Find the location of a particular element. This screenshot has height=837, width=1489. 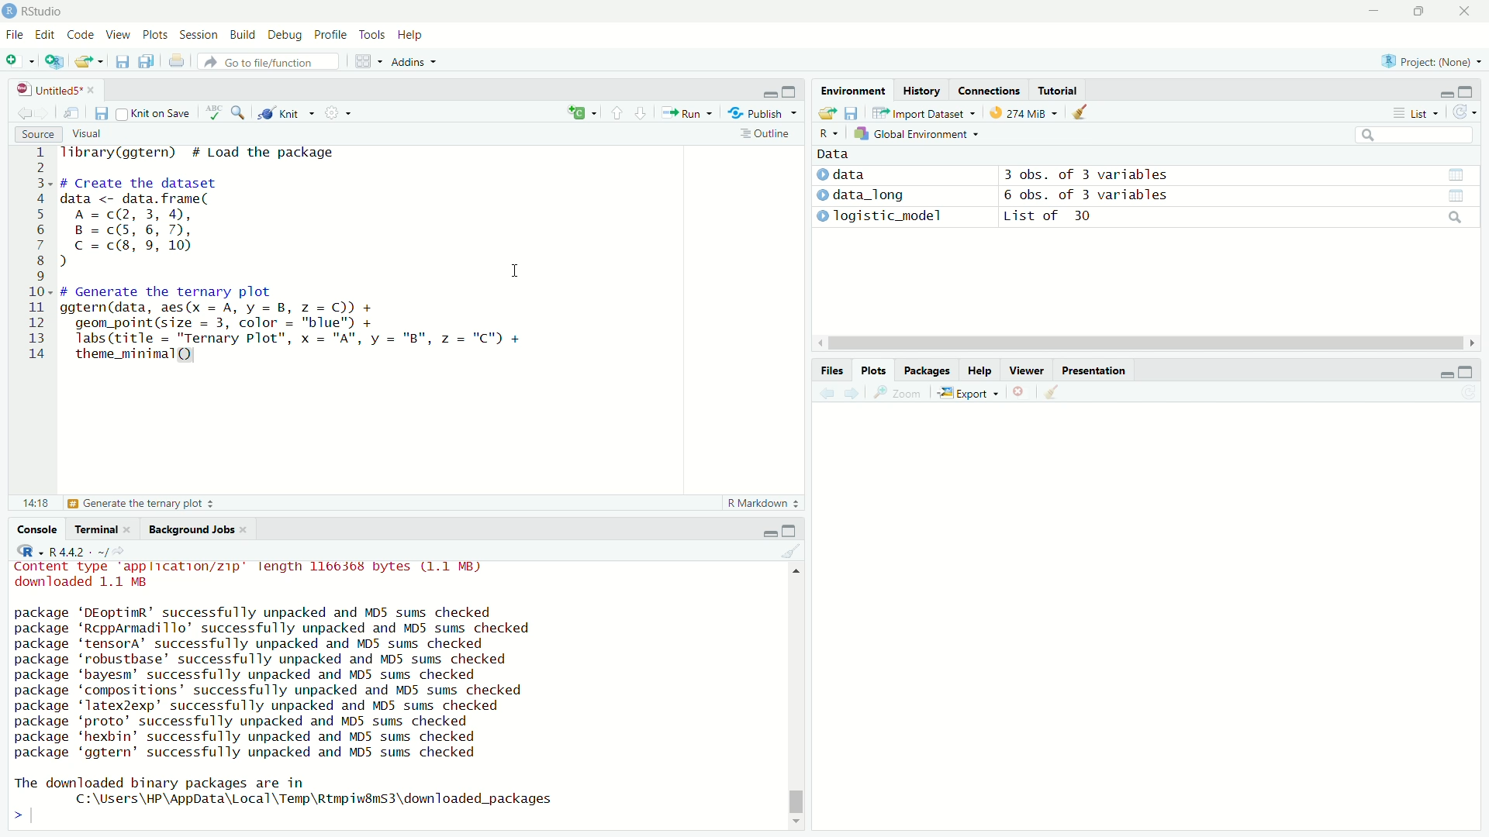

view is located at coordinates (74, 113).